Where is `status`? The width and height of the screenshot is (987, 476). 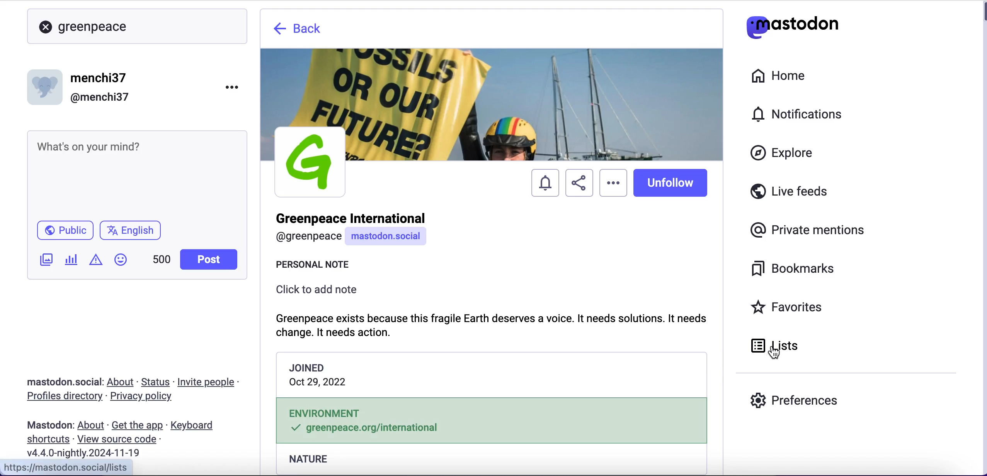 status is located at coordinates (157, 382).